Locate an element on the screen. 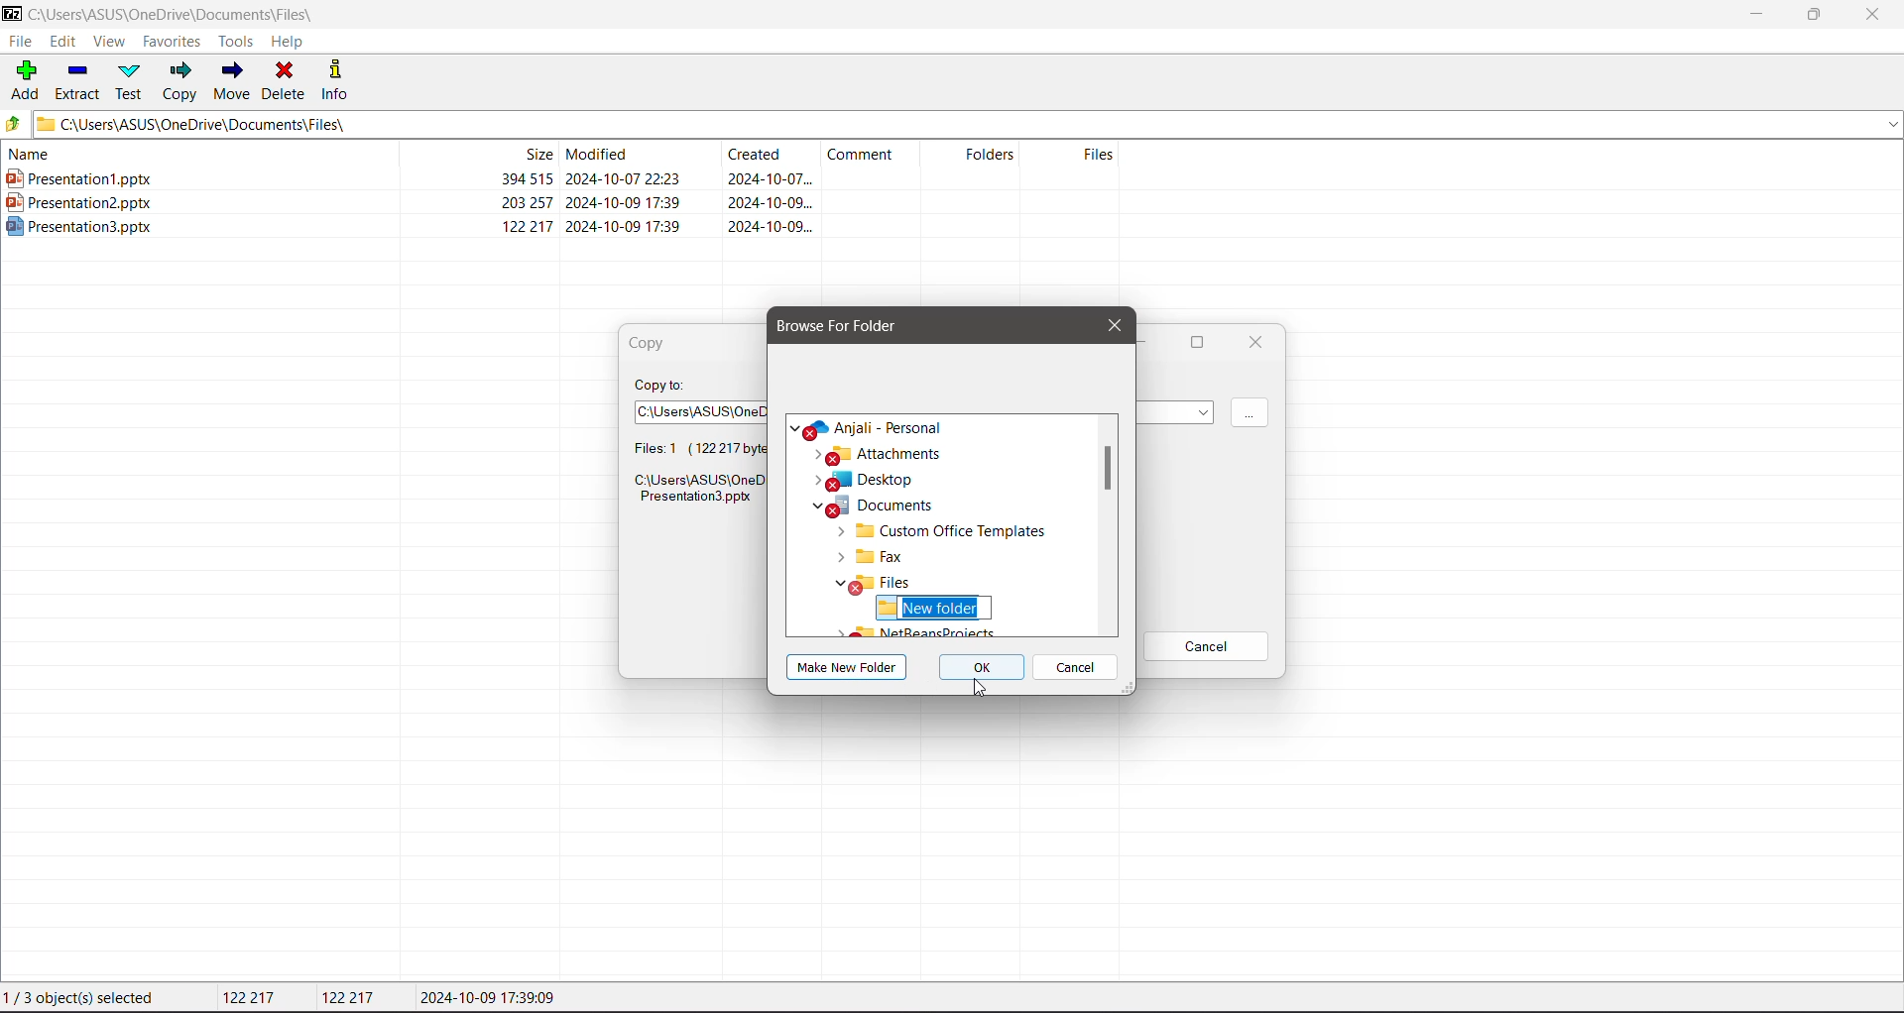  Comment is located at coordinates (875, 154).